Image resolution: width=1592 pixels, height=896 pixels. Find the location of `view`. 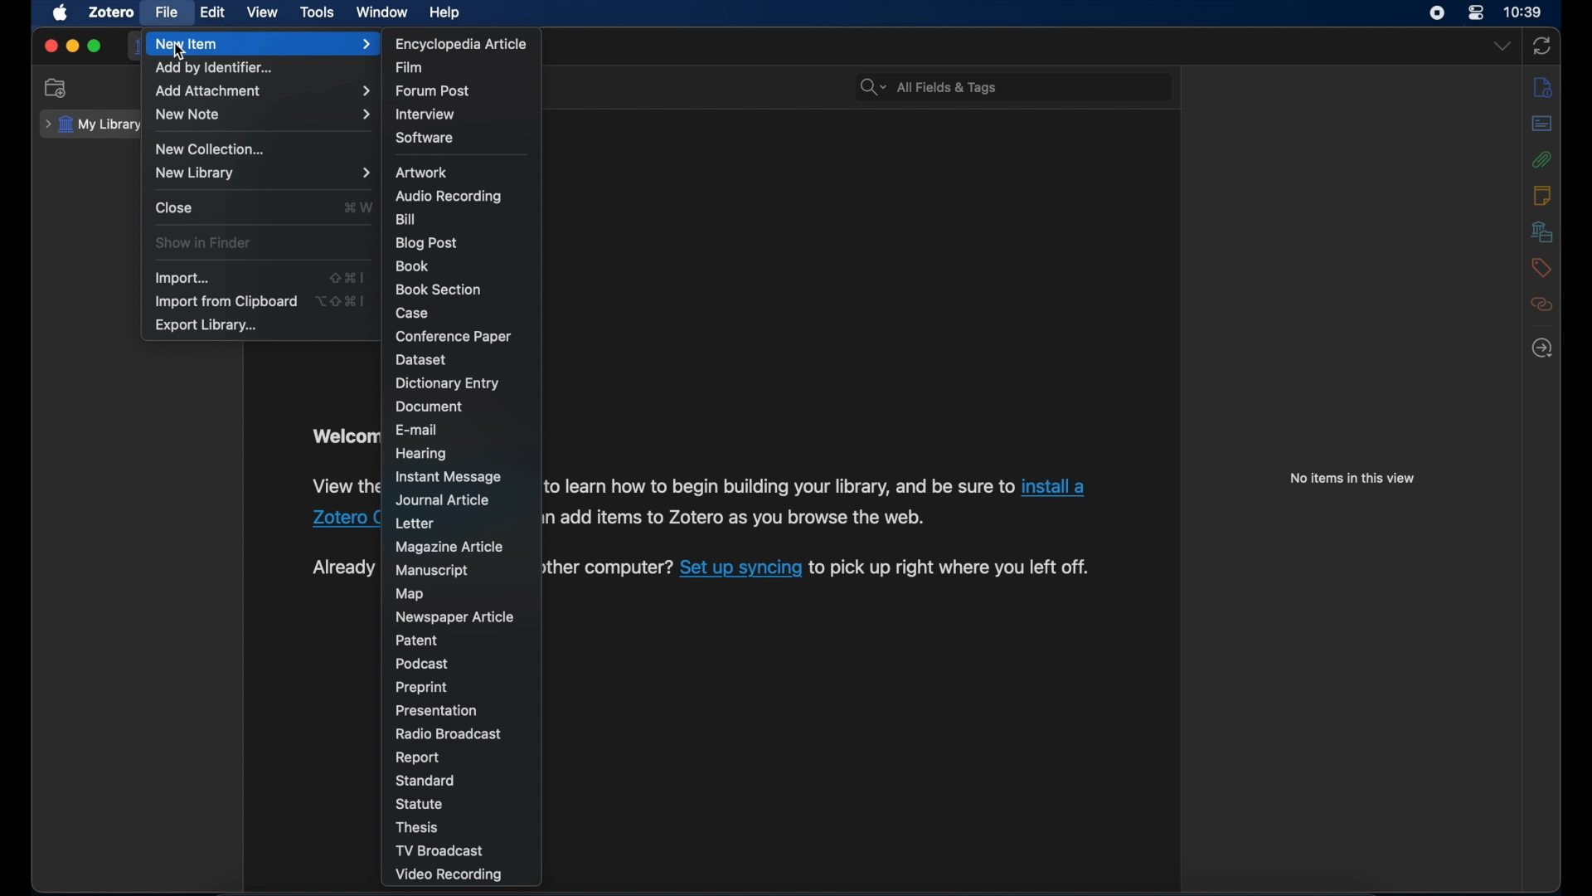

view is located at coordinates (264, 12).